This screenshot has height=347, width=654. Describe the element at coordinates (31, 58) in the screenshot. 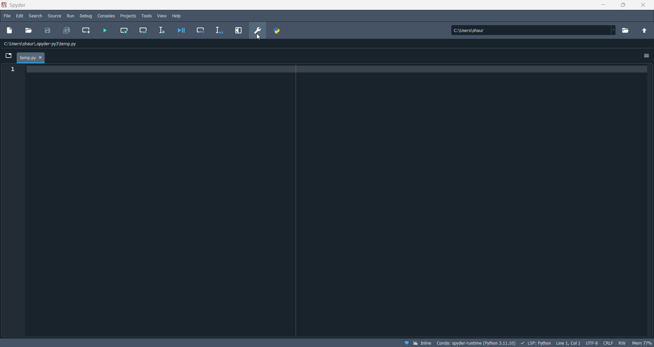

I see `file tab` at that location.